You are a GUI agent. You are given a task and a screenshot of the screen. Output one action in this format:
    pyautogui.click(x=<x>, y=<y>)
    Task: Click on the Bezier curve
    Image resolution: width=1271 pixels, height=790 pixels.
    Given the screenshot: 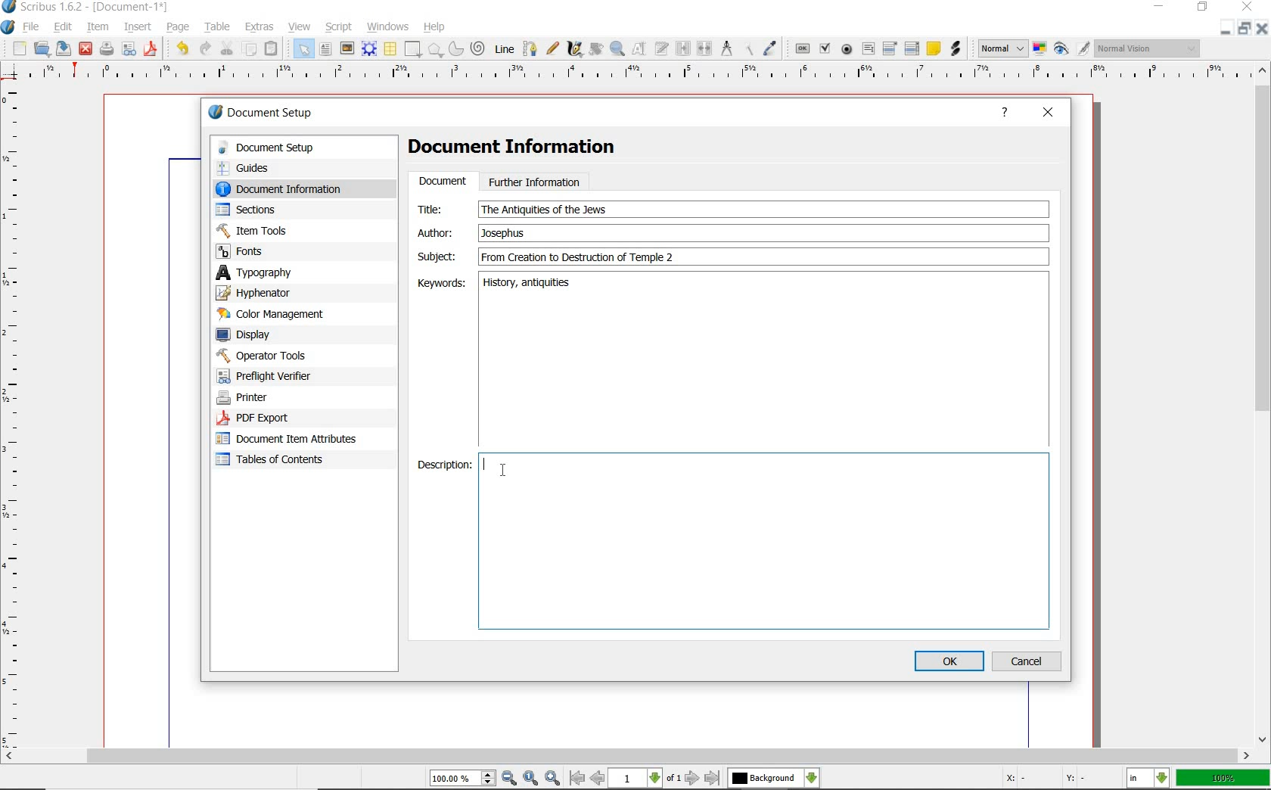 What is the action you would take?
    pyautogui.click(x=530, y=48)
    